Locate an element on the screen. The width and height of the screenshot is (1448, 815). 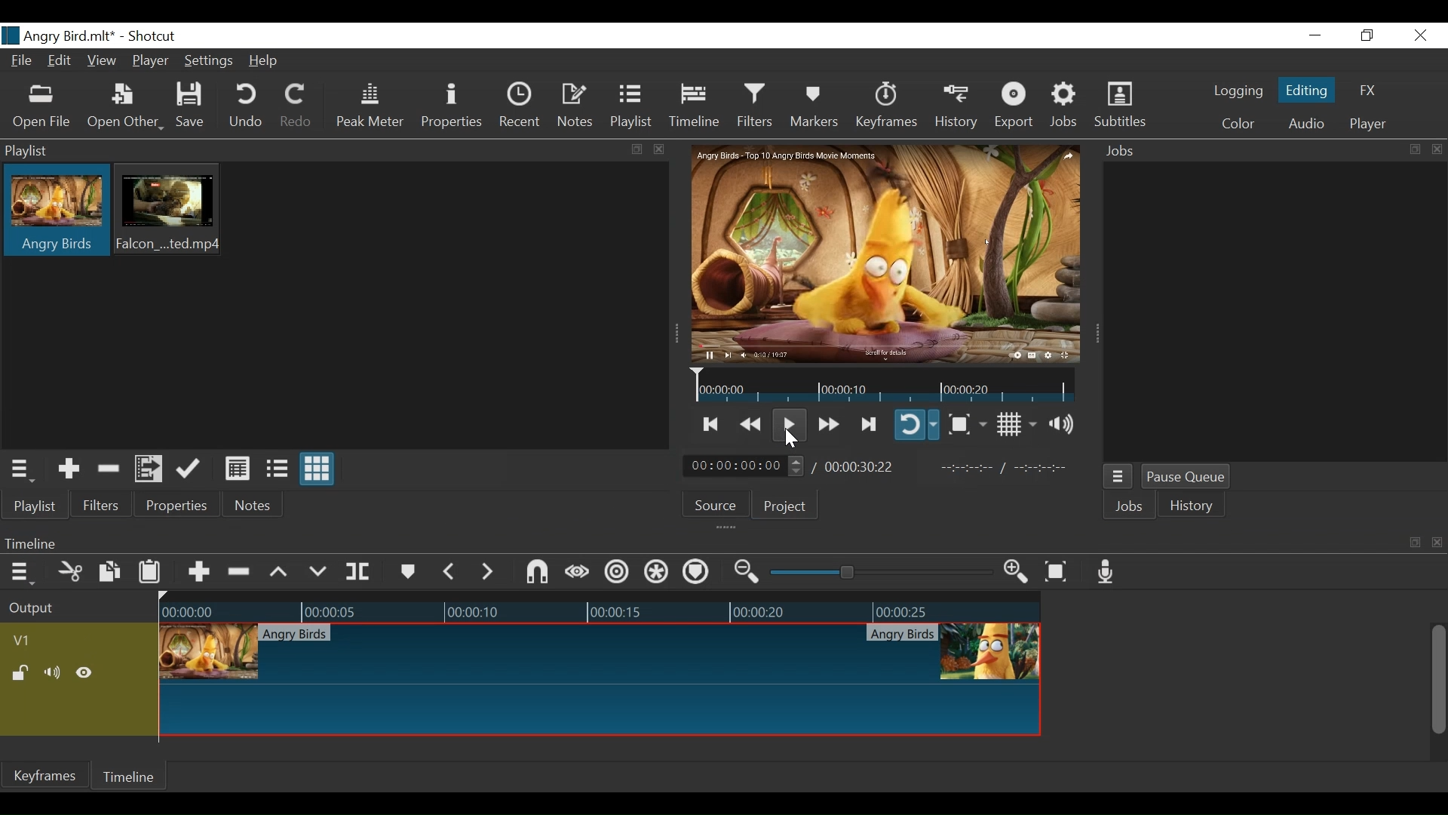
Add the Source to the playlist is located at coordinates (66, 469).